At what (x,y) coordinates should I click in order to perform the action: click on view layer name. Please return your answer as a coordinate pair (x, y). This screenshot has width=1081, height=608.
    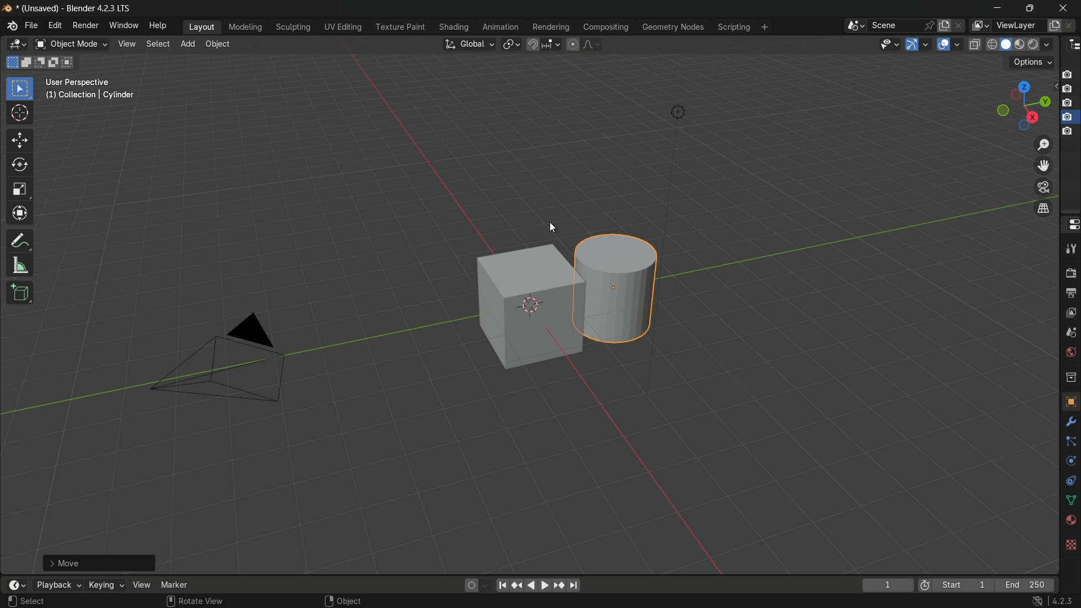
    Looking at the image, I should click on (1019, 26).